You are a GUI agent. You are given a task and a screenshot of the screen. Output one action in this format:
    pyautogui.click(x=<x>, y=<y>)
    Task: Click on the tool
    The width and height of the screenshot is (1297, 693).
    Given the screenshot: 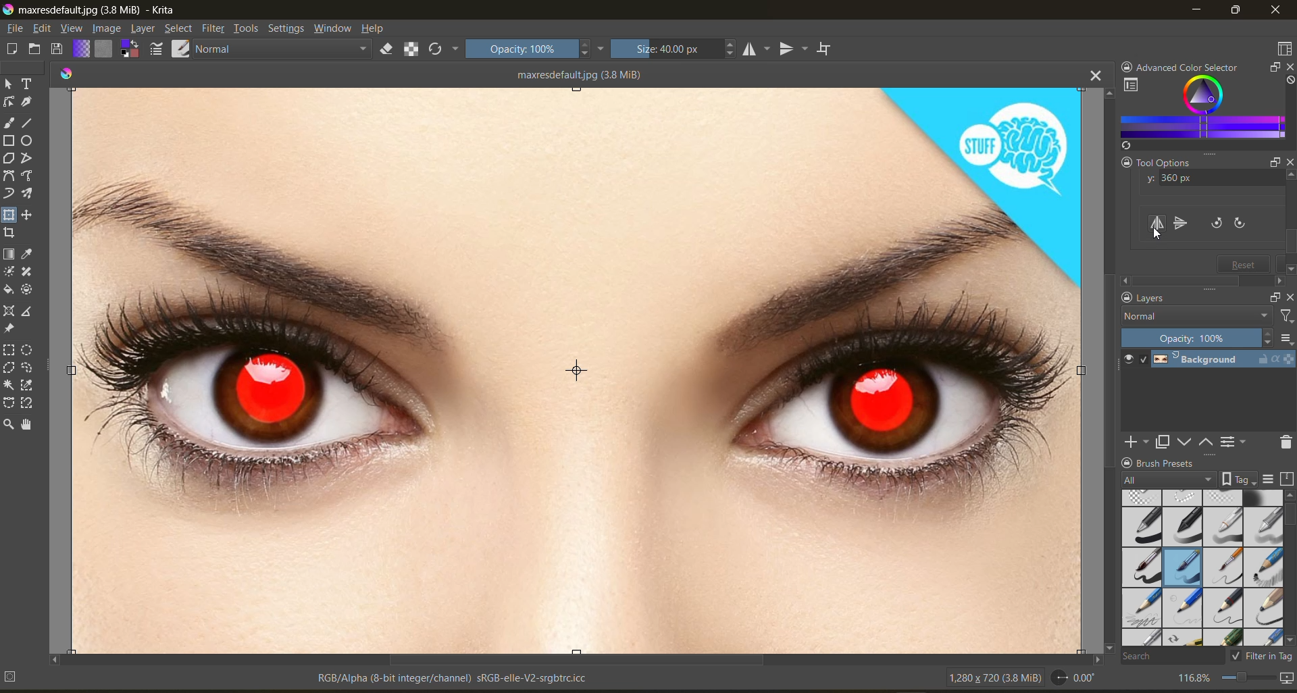 What is the action you would take?
    pyautogui.click(x=10, y=194)
    